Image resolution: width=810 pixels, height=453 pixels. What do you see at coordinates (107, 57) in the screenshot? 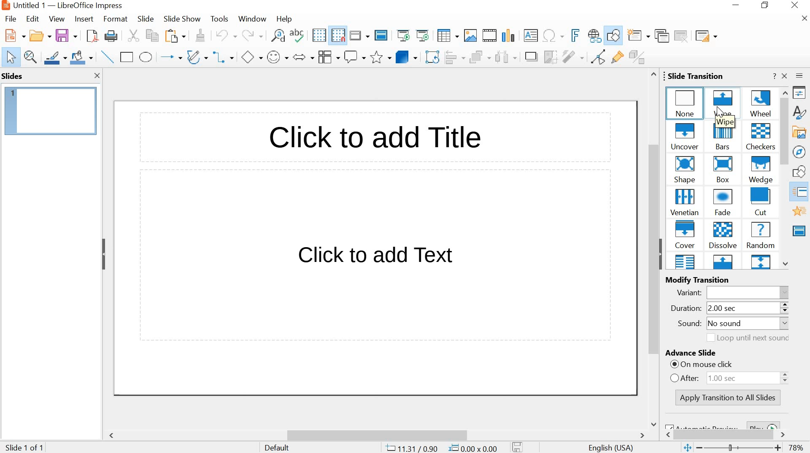
I see `Insert Line` at bounding box center [107, 57].